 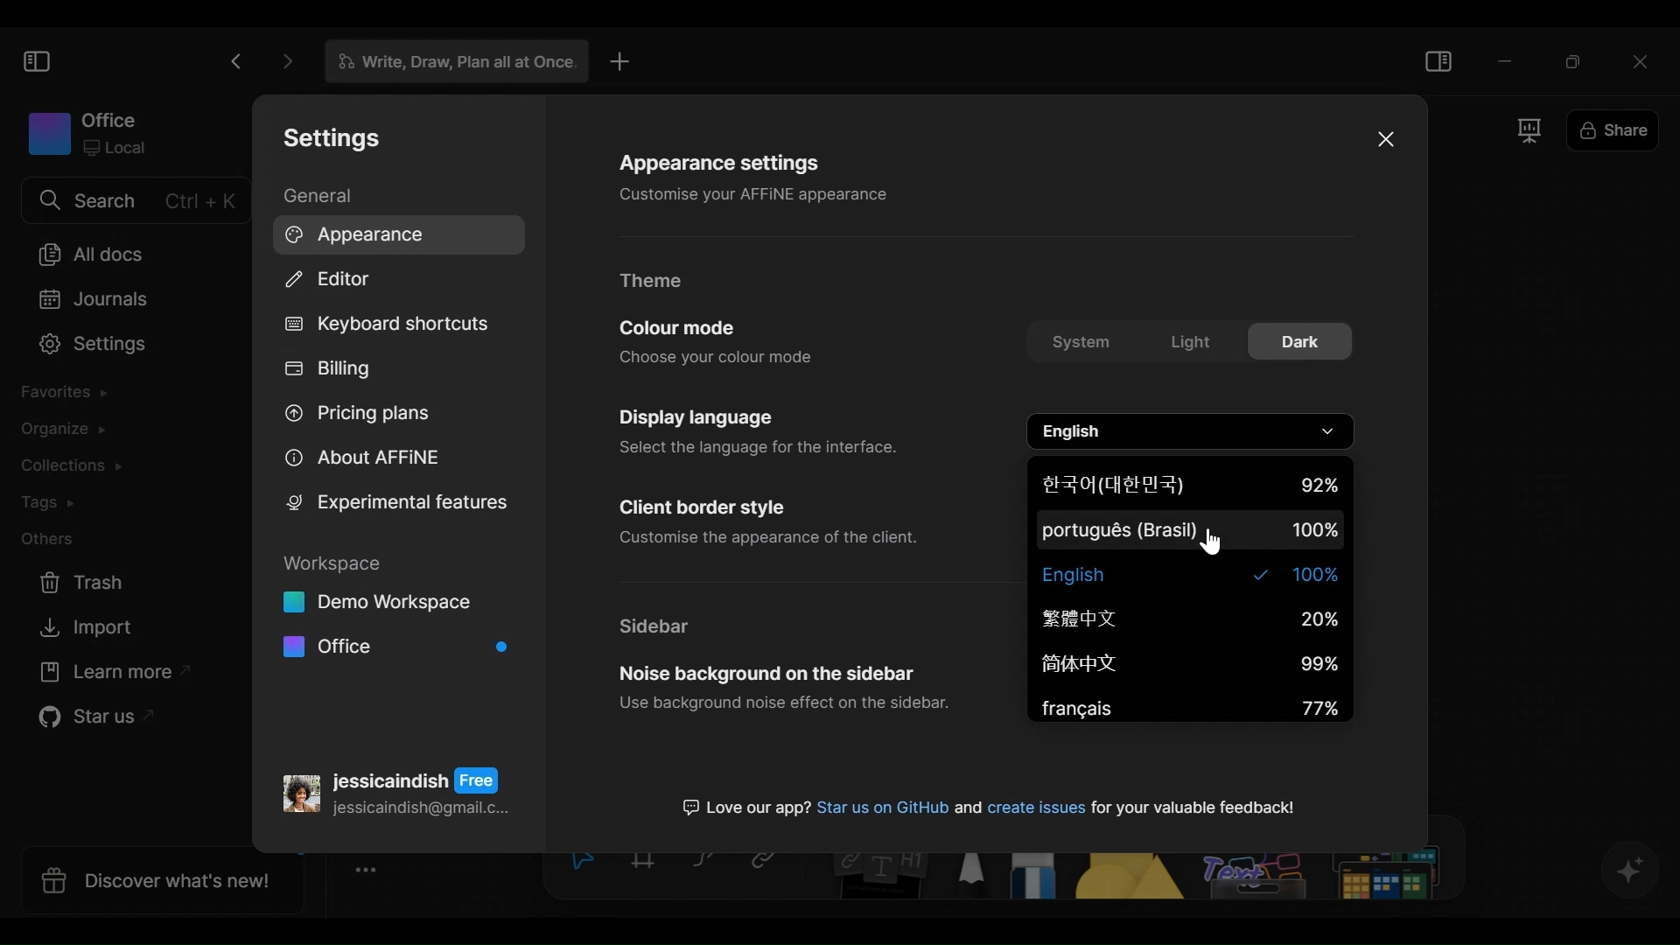 What do you see at coordinates (578, 863) in the screenshot?
I see `Select` at bounding box center [578, 863].